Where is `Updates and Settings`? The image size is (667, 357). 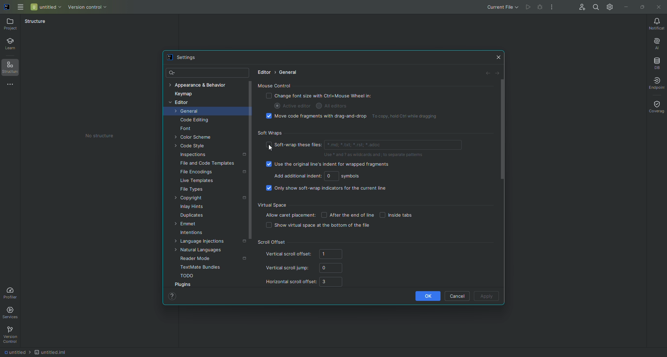
Updates and Settings is located at coordinates (609, 7).